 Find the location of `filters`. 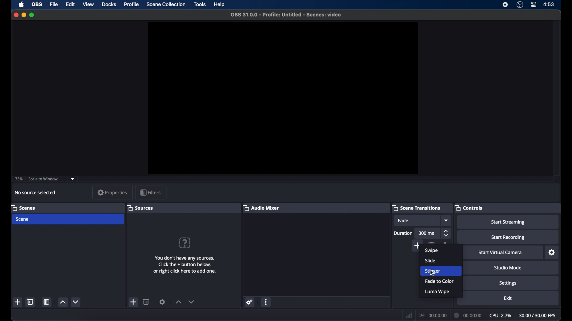

filters is located at coordinates (151, 192).